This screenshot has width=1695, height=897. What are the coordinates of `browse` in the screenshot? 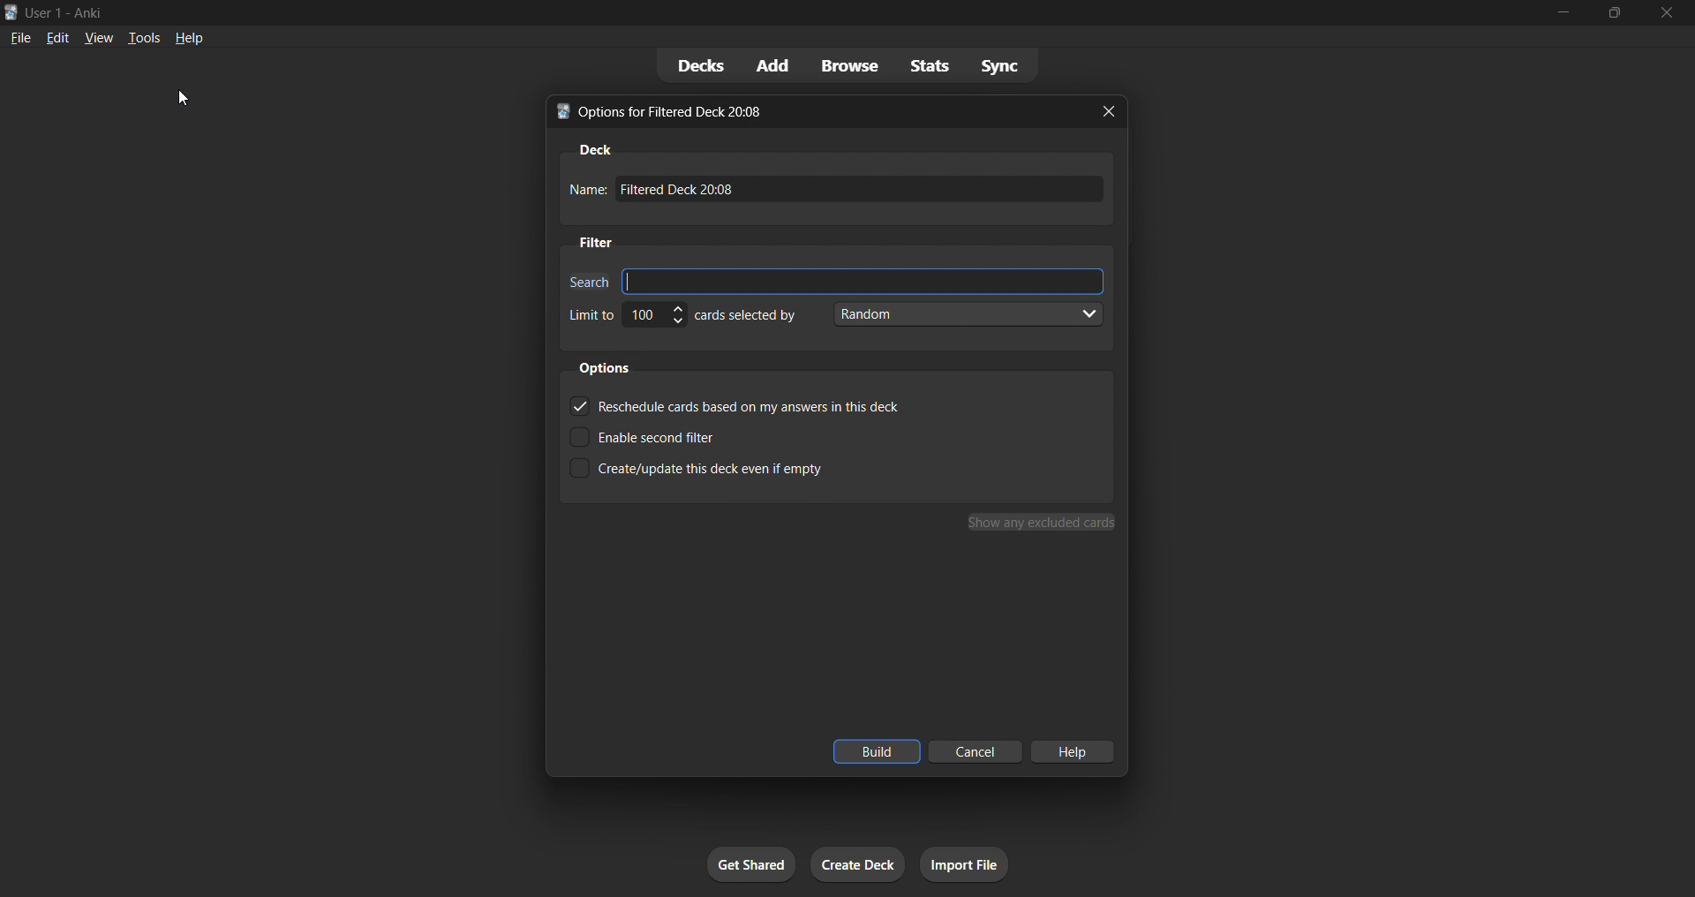 It's located at (847, 65).